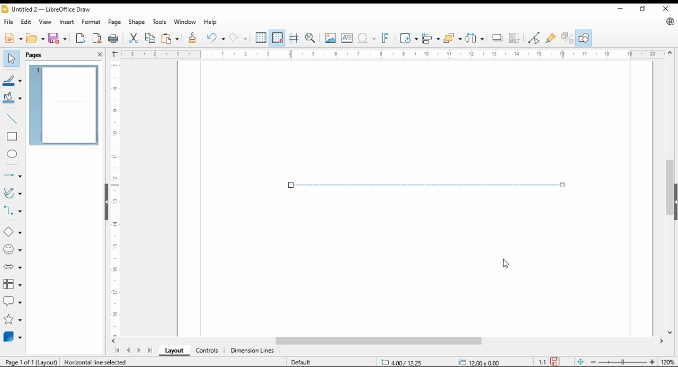 Image resolution: width=678 pixels, height=367 pixels. Describe the element at coordinates (429, 37) in the screenshot. I see `align objects` at that location.